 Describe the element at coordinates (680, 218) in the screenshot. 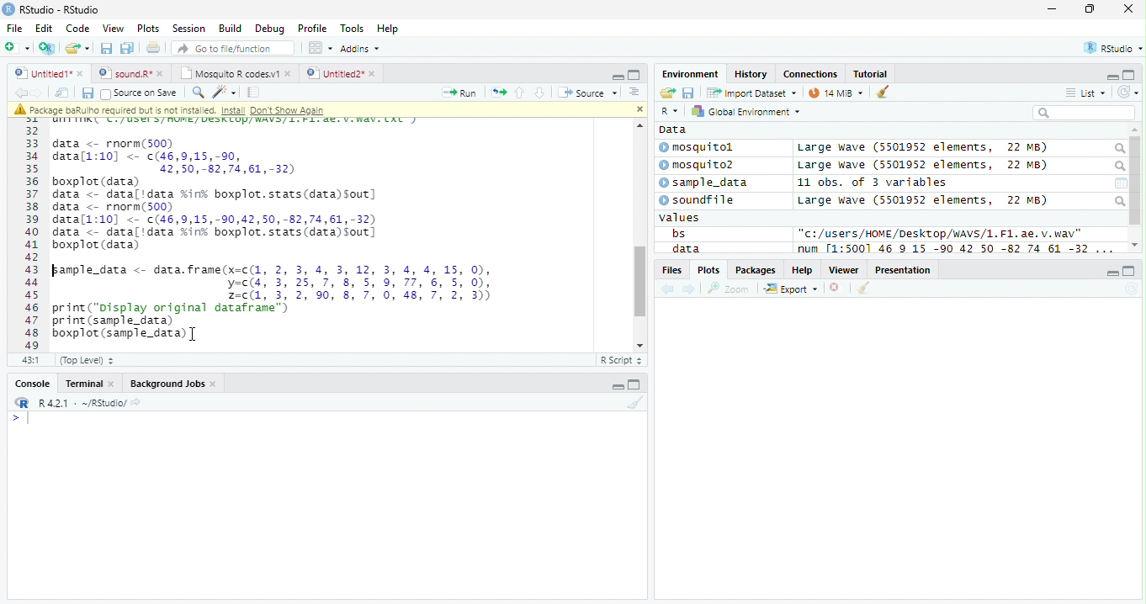

I see `values` at that location.